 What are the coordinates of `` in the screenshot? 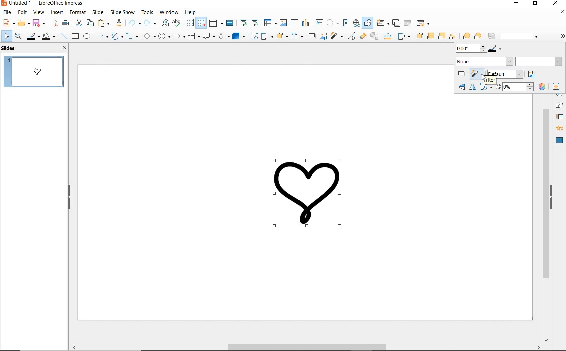 It's located at (388, 36).